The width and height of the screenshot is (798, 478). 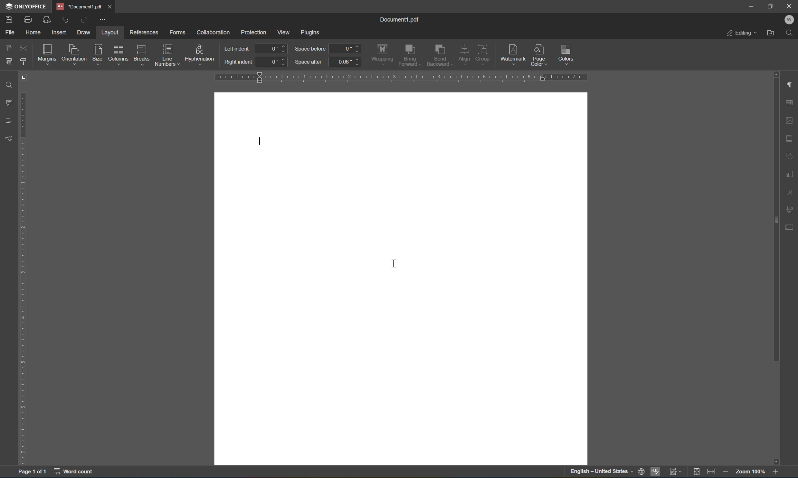 What do you see at coordinates (33, 473) in the screenshot?
I see `page 1 of 1` at bounding box center [33, 473].